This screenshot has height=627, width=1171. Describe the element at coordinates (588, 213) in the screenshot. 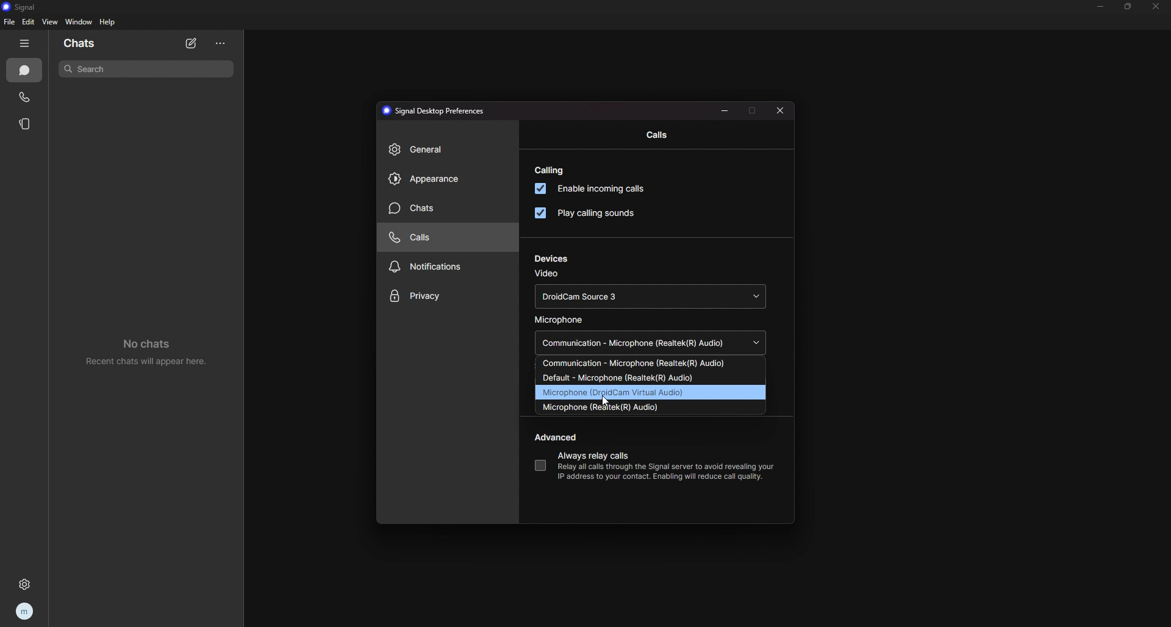

I see `play calling sounds` at that location.